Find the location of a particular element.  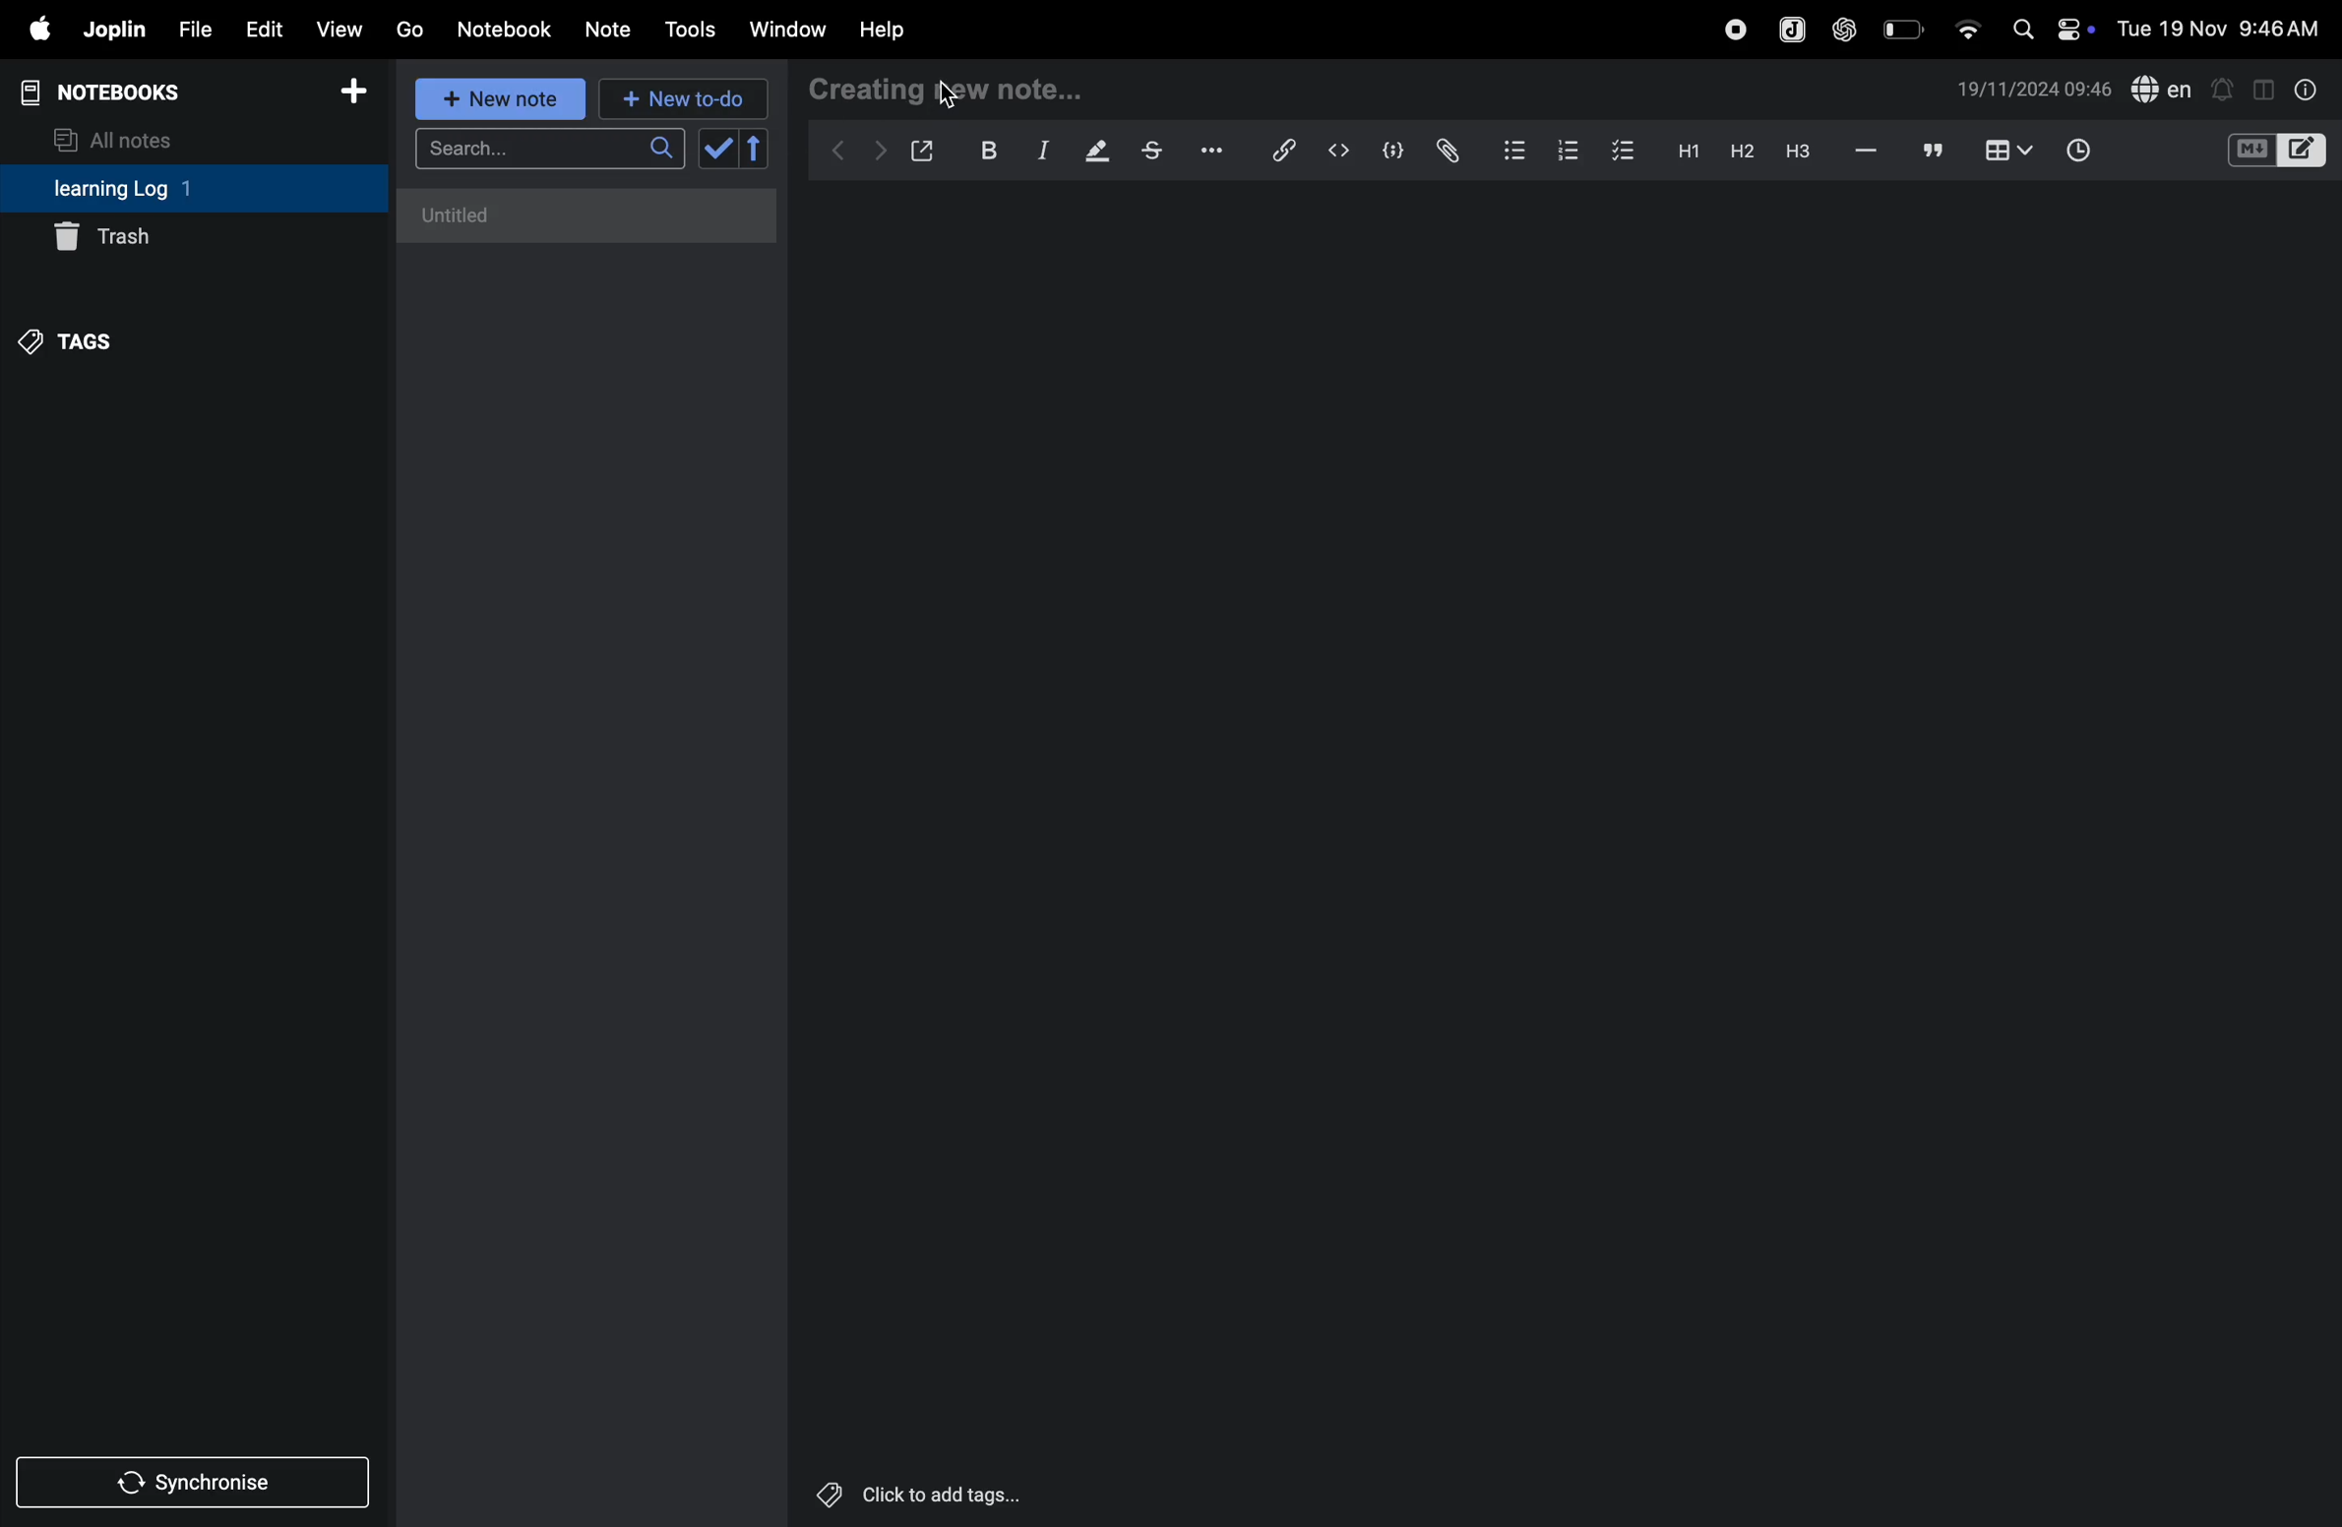

hyper link is located at coordinates (1281, 150).